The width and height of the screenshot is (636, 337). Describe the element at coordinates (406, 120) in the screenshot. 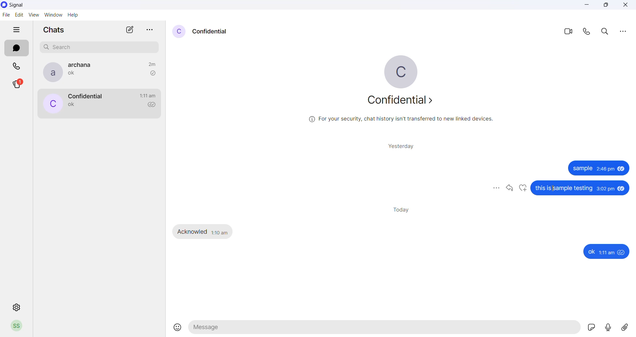

I see `security related text` at that location.